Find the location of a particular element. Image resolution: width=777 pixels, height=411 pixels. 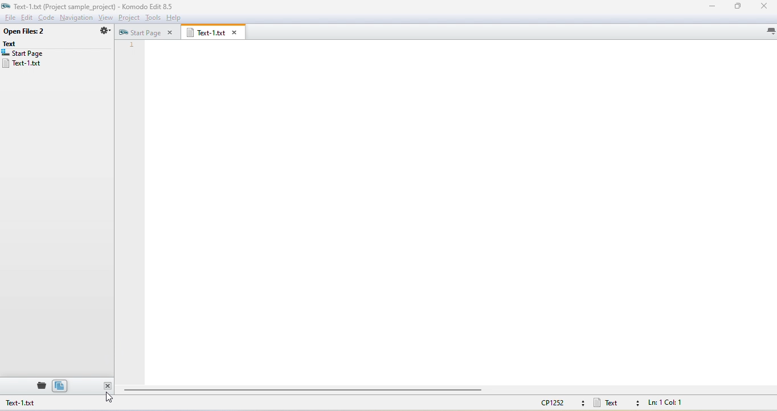

close tab is located at coordinates (235, 32).